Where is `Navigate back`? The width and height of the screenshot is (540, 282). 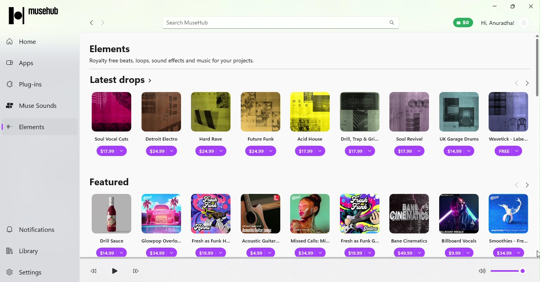 Navigate back is located at coordinates (517, 186).